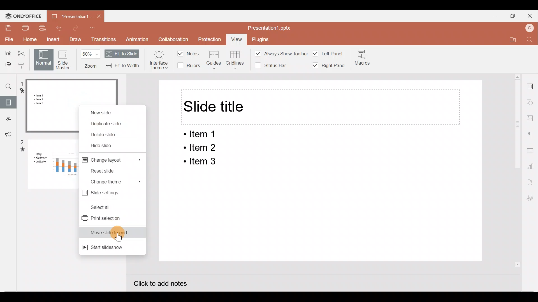 The image size is (538, 302). Describe the element at coordinates (532, 85) in the screenshot. I see `Slide settings` at that location.